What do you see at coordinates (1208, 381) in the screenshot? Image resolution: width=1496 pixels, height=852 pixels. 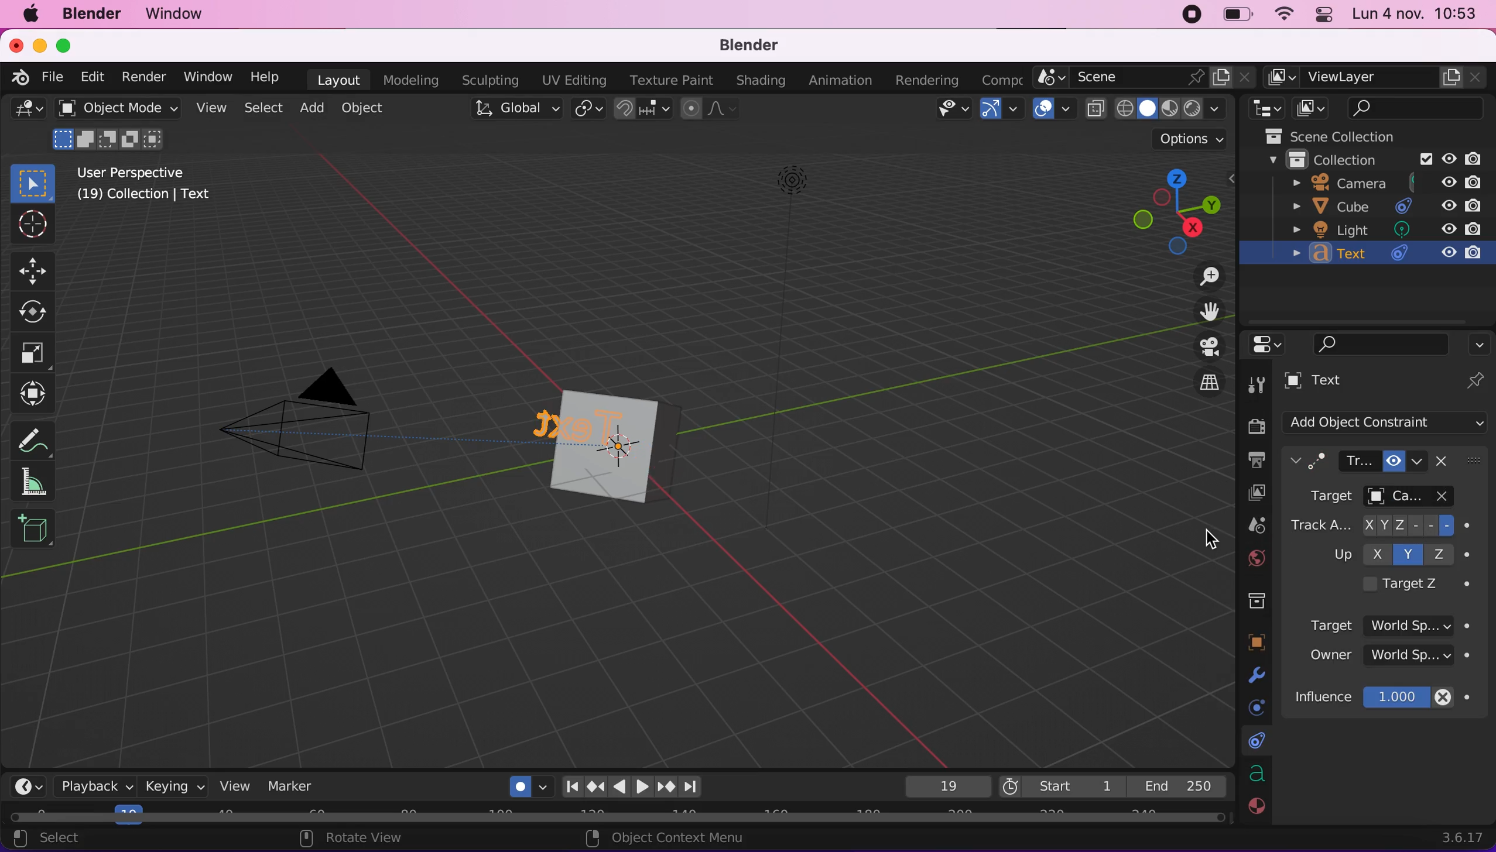 I see `switch the current view` at bounding box center [1208, 381].